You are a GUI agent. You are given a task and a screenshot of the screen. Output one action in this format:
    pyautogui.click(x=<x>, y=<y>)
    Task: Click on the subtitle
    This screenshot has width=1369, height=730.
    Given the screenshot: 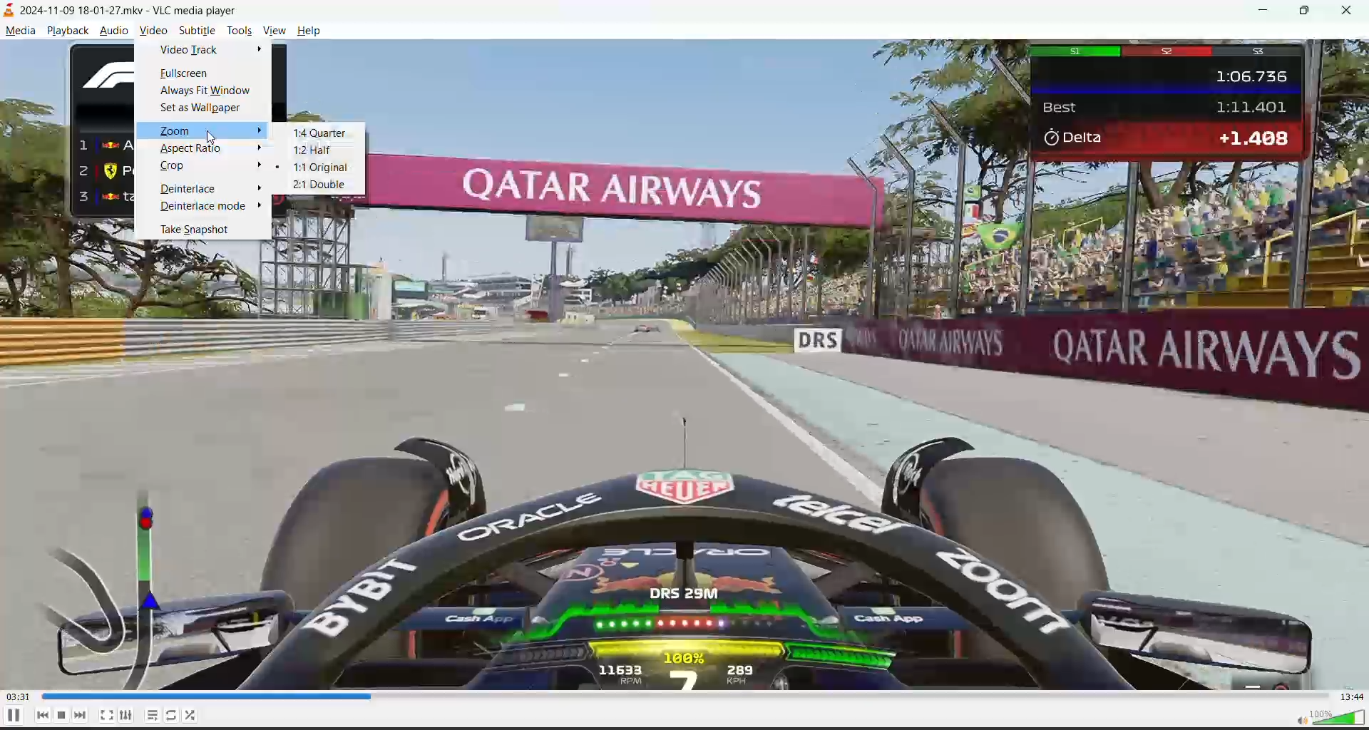 What is the action you would take?
    pyautogui.click(x=193, y=30)
    